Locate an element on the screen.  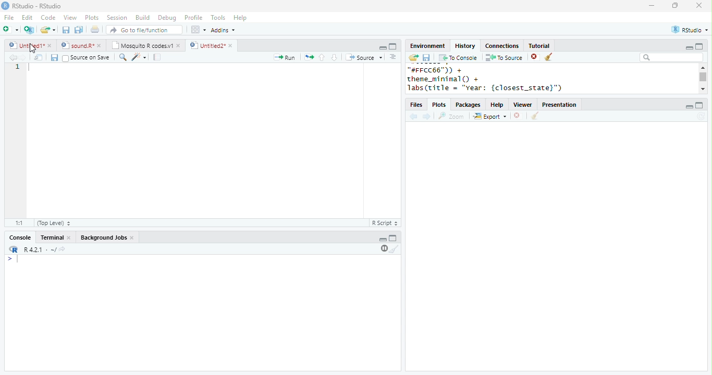
save is located at coordinates (54, 57).